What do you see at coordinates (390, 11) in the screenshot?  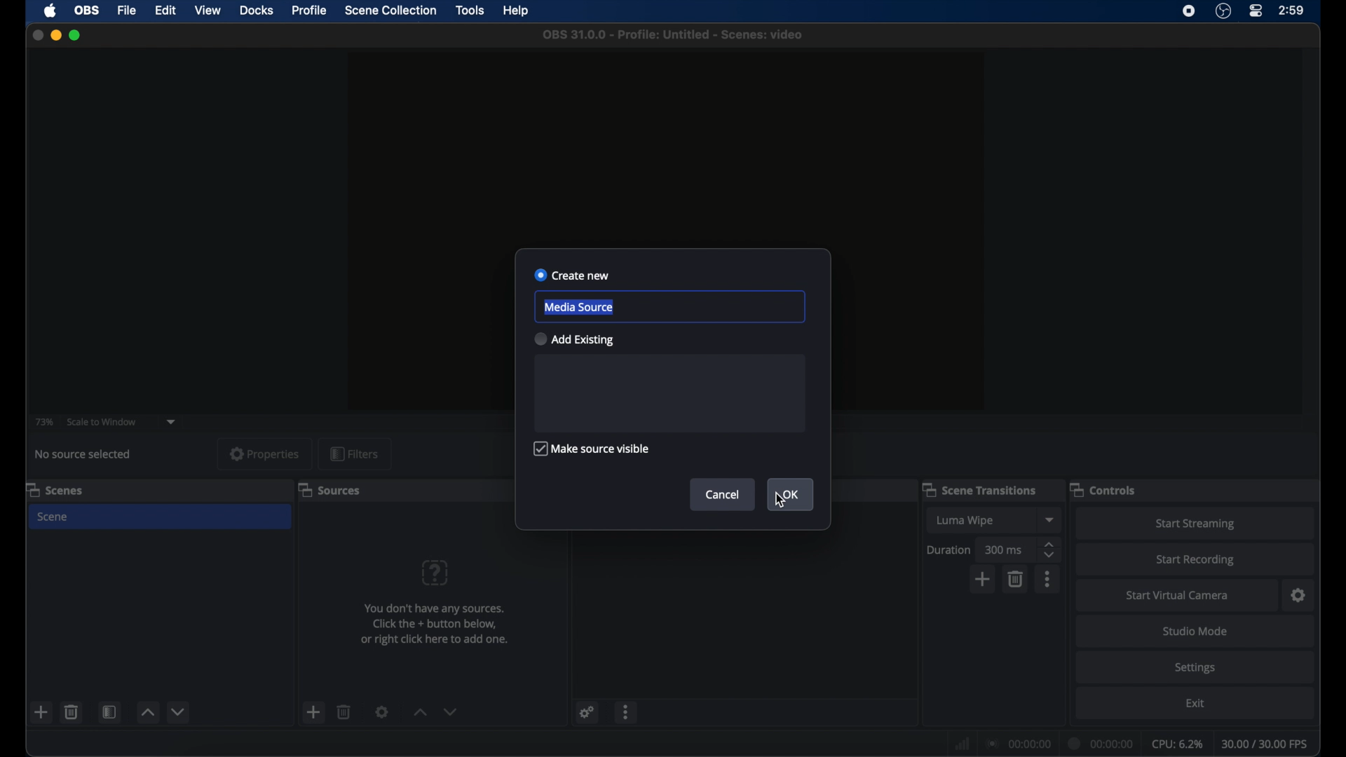 I see `scene collection` at bounding box center [390, 11].